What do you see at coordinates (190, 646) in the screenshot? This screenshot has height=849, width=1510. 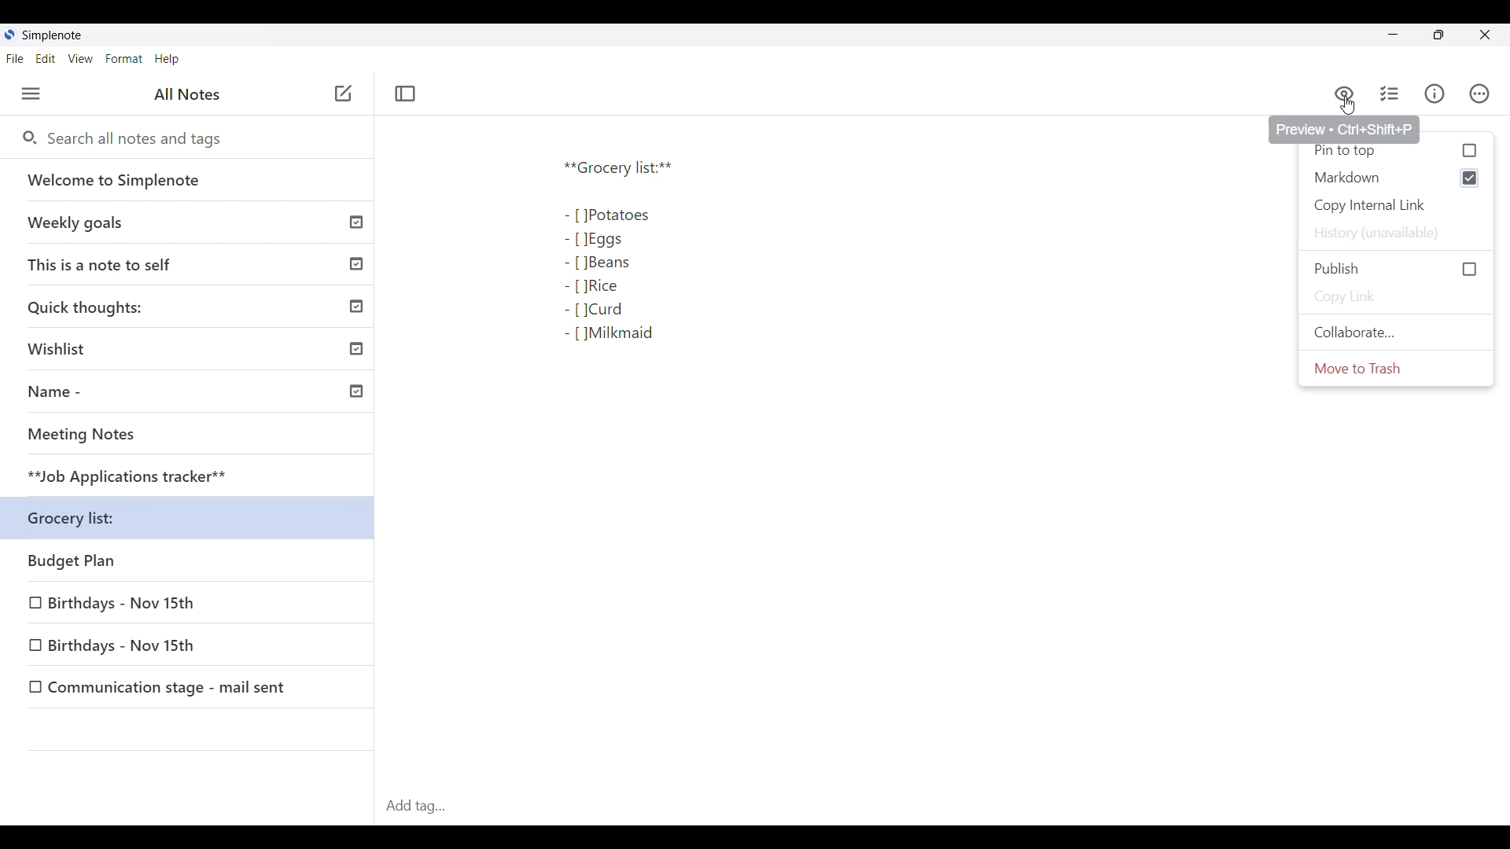 I see `Birthdays - Nov 15th` at bounding box center [190, 646].